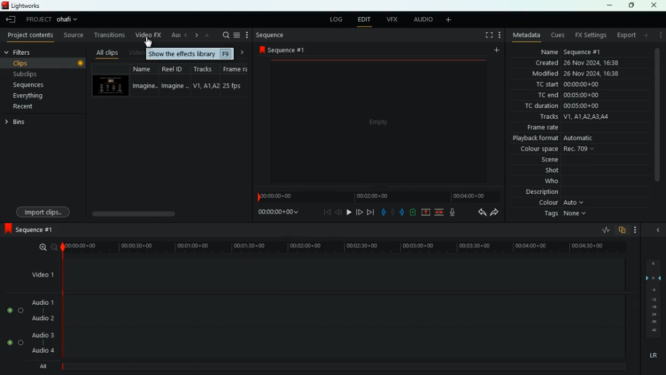 This screenshot has height=375, width=666. What do you see at coordinates (563, 204) in the screenshot?
I see `colour` at bounding box center [563, 204].